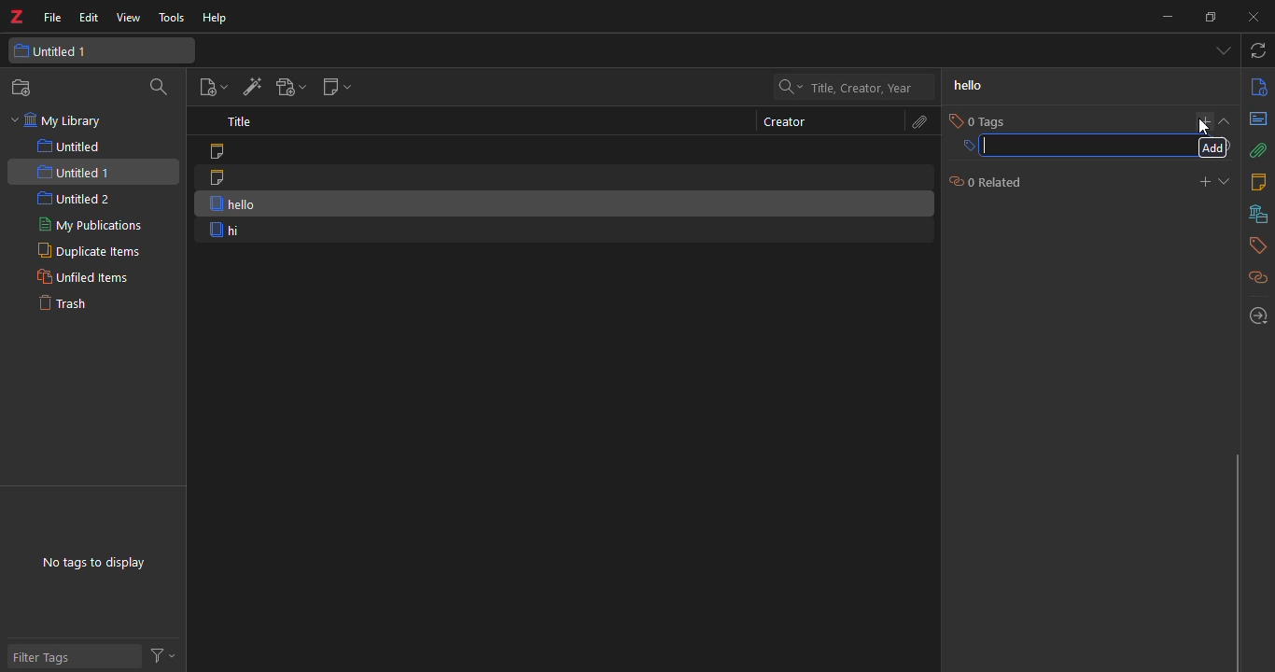 Image resolution: width=1275 pixels, height=672 pixels. I want to click on 0 tags, so click(979, 120).